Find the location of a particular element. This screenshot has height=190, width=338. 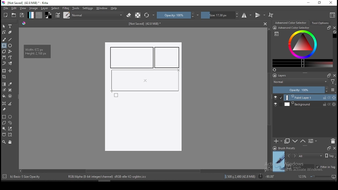

wrap around mode is located at coordinates (271, 15).